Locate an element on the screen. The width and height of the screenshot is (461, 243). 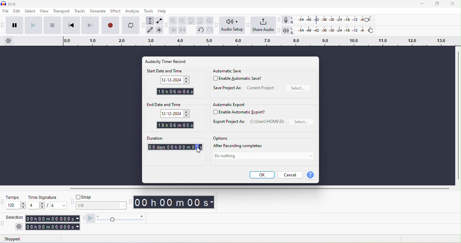
pause is located at coordinates (14, 25).